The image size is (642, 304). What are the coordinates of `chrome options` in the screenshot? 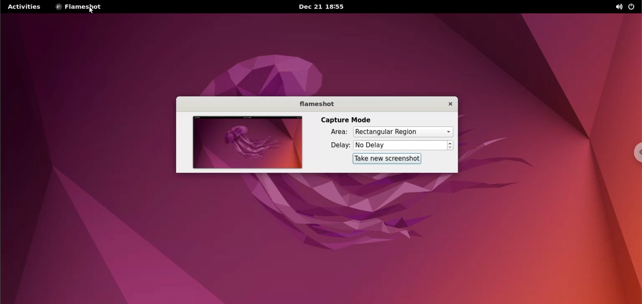 It's located at (634, 154).